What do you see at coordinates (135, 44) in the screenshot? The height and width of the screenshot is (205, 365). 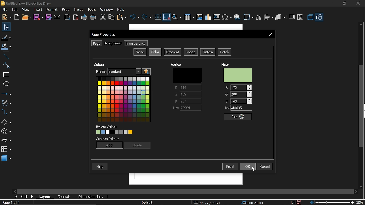 I see `Transparensy` at bounding box center [135, 44].